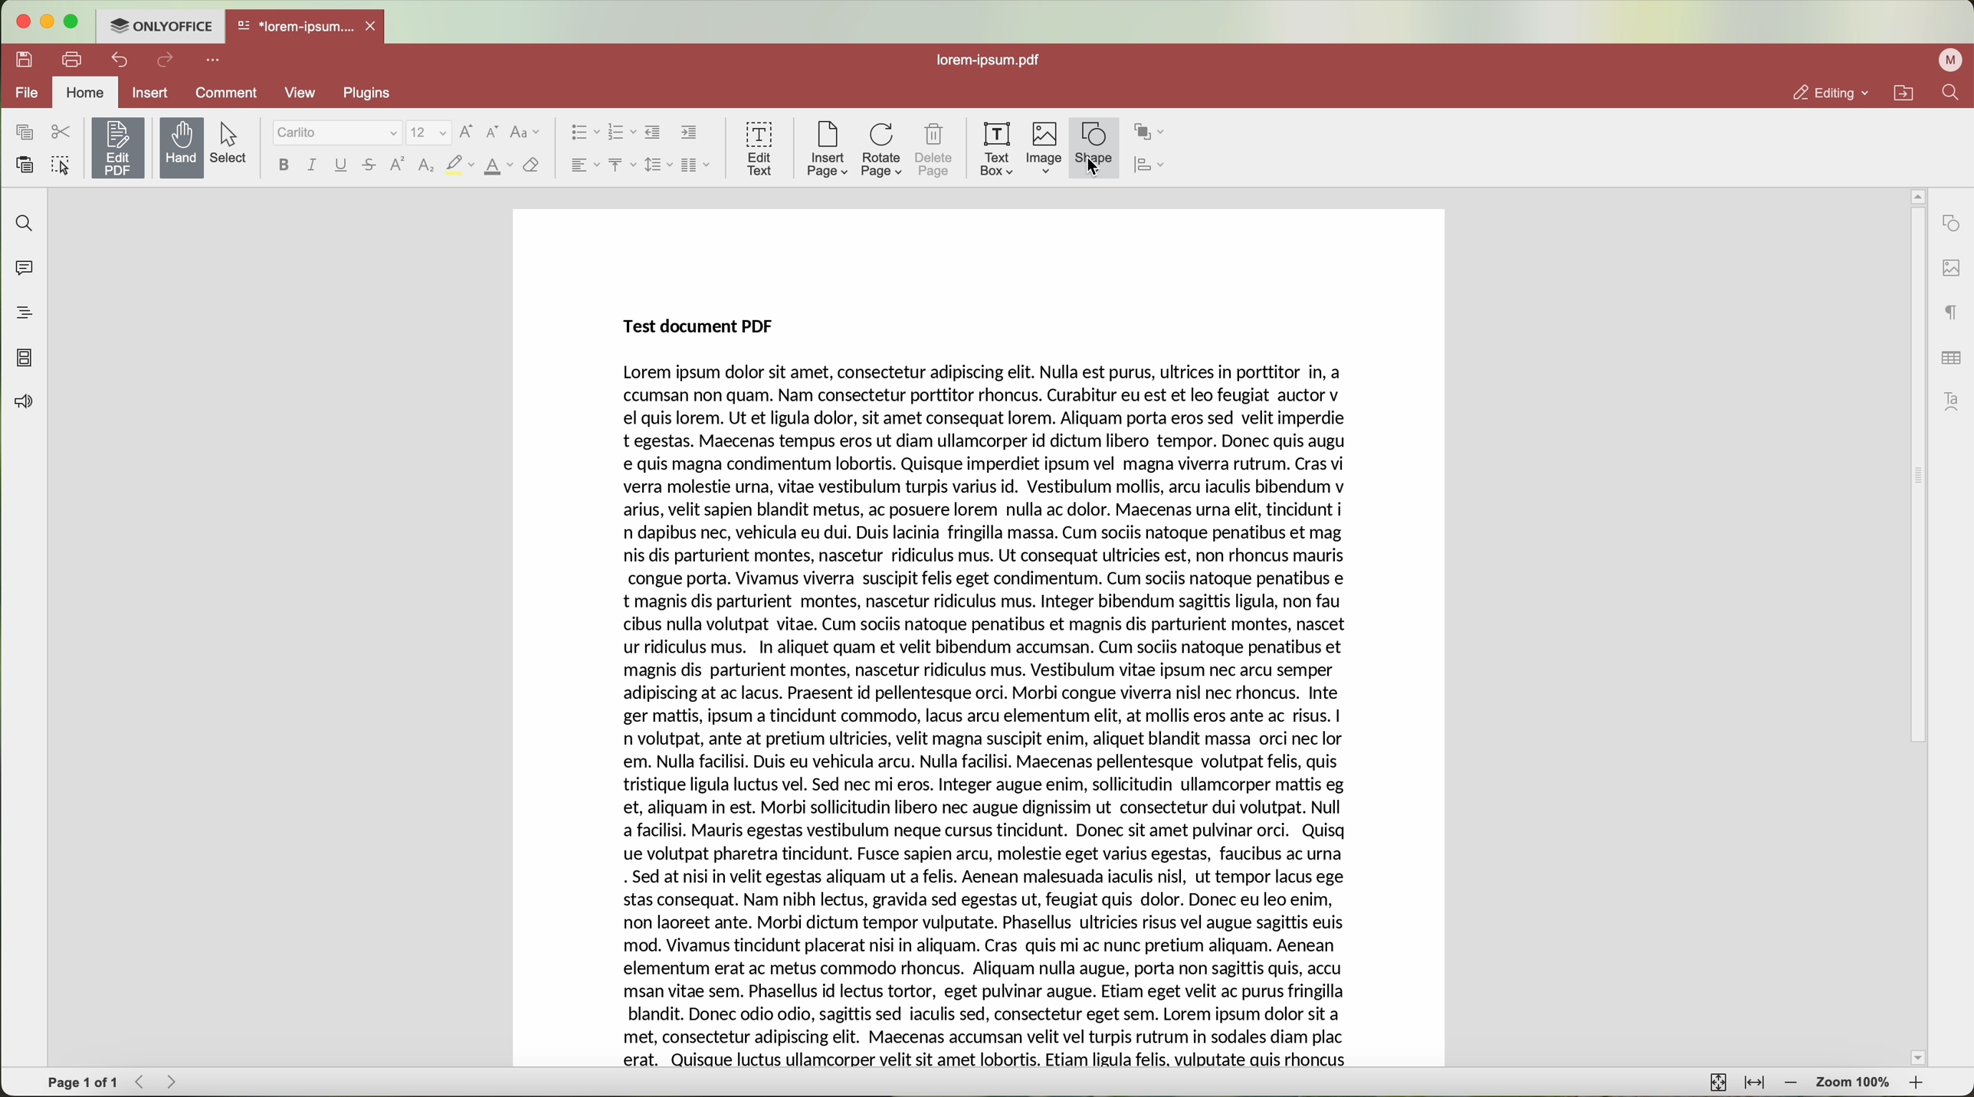 Image resolution: width=1974 pixels, height=1097 pixels. What do you see at coordinates (73, 24) in the screenshot?
I see `maximize` at bounding box center [73, 24].